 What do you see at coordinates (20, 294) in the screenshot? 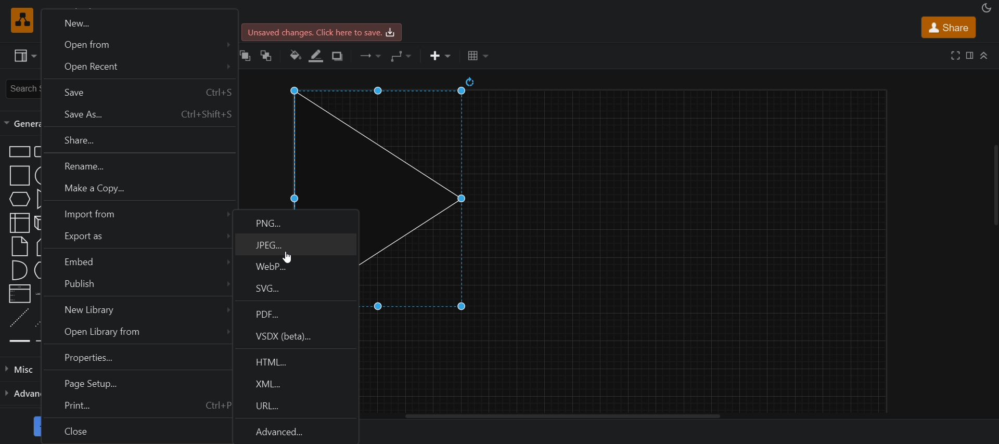
I see `list` at bounding box center [20, 294].